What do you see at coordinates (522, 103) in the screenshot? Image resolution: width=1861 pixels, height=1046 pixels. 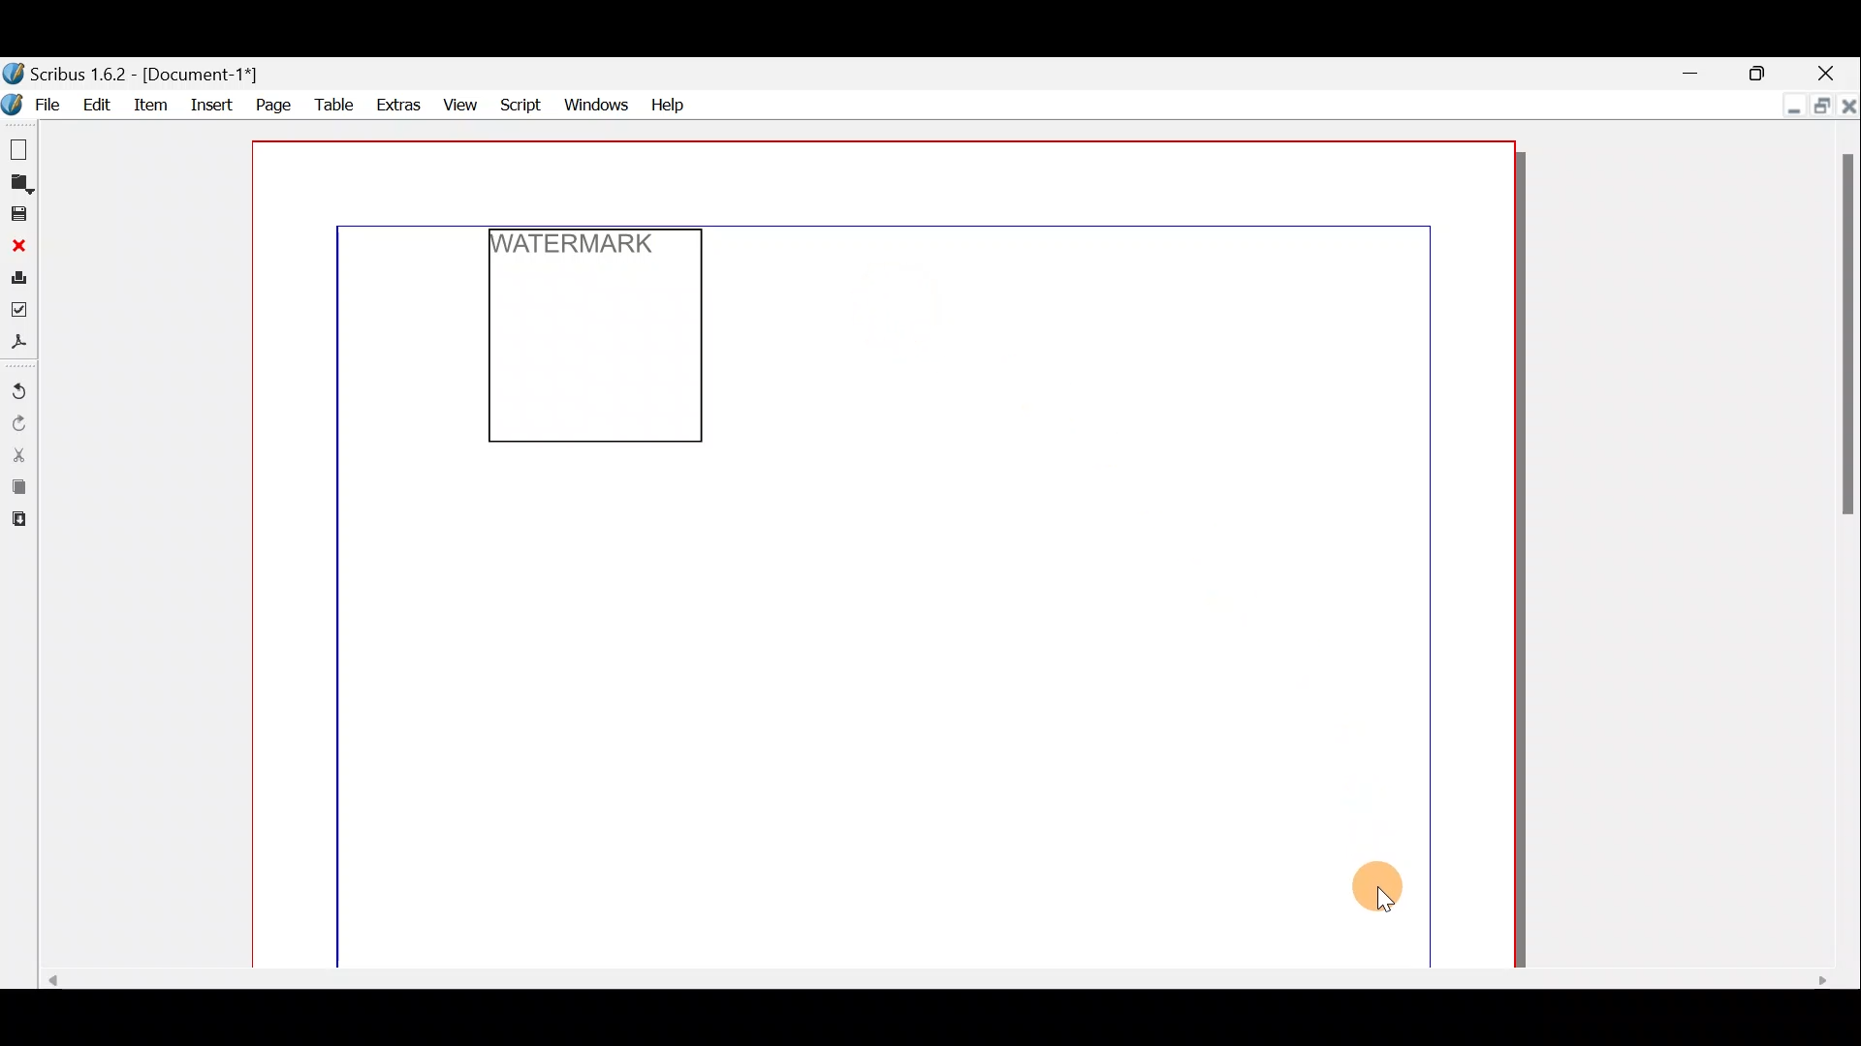 I see `Script` at bounding box center [522, 103].